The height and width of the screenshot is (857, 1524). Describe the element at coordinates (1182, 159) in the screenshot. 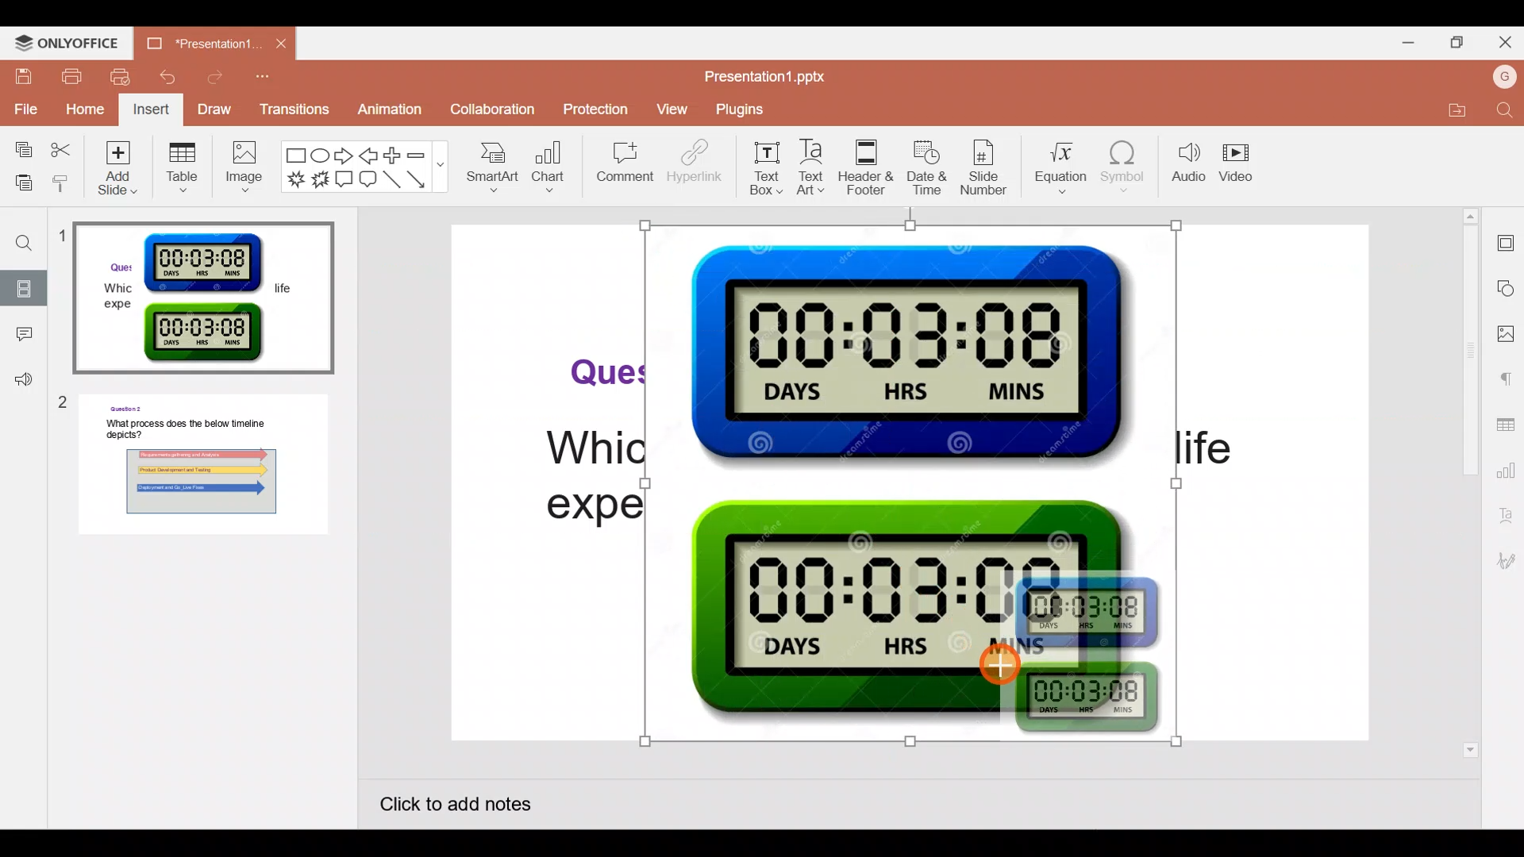

I see `Audio` at that location.